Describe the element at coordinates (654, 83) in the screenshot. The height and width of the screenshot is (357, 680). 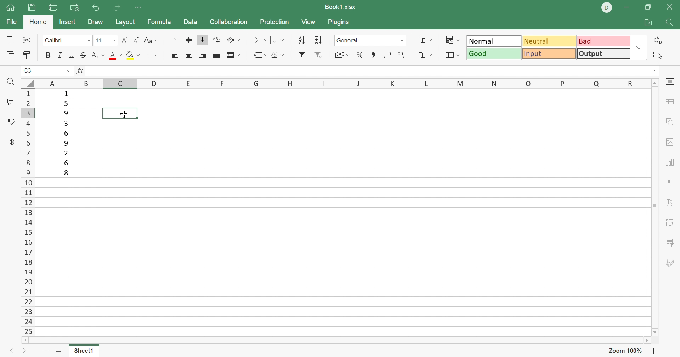
I see `Scroll Up` at that location.